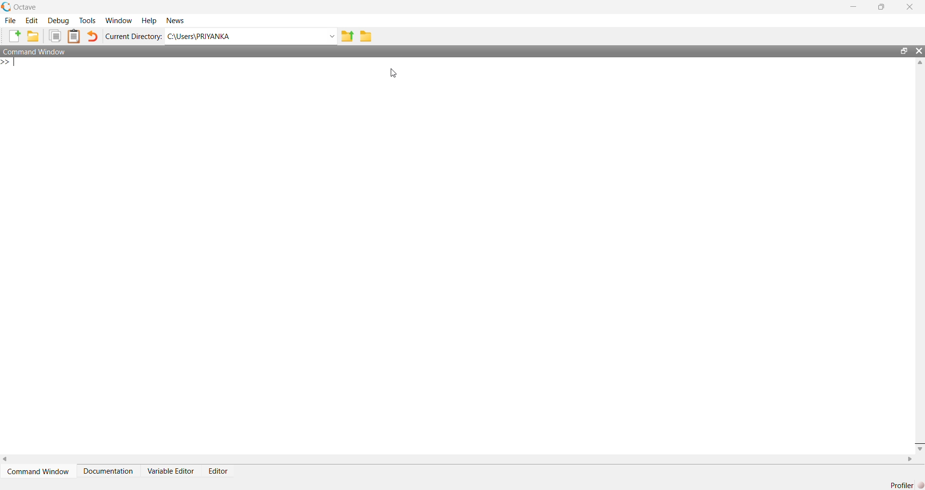  Describe the element at coordinates (14, 36) in the screenshot. I see `New script` at that location.